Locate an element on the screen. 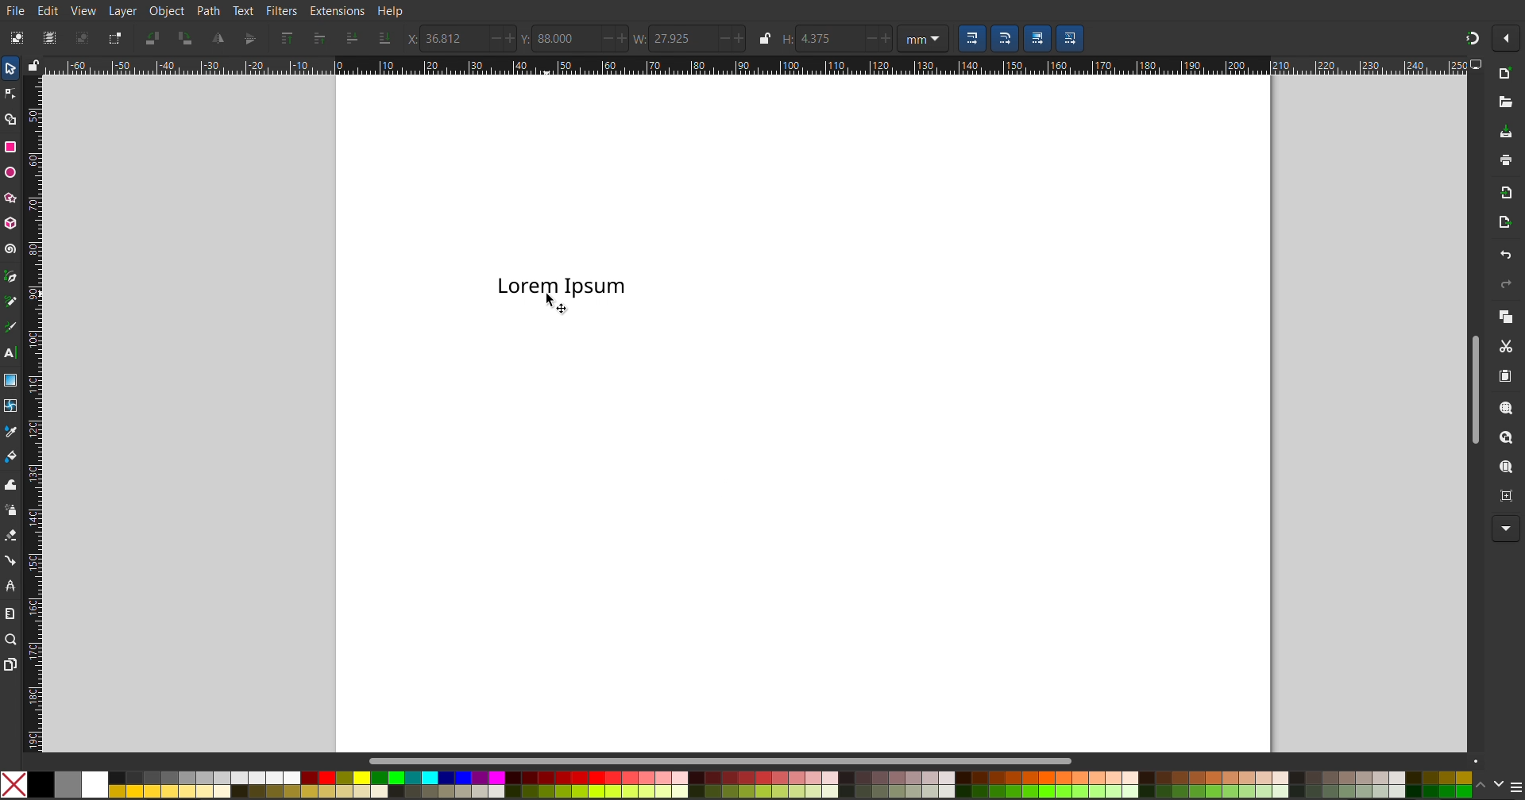  Ellipse is located at coordinates (11, 172).